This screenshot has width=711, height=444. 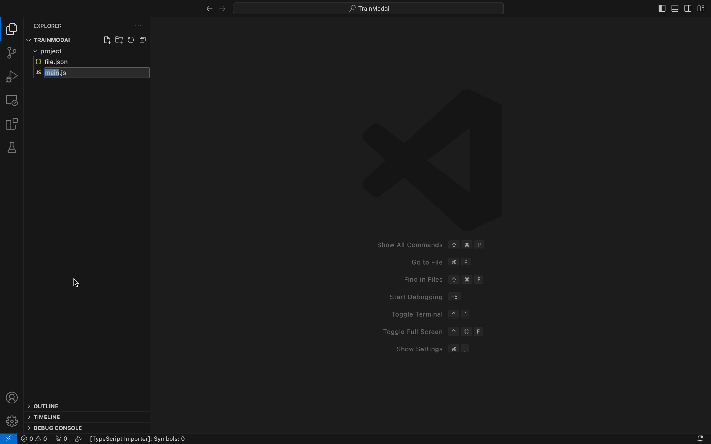 I want to click on outline, so click(x=42, y=406).